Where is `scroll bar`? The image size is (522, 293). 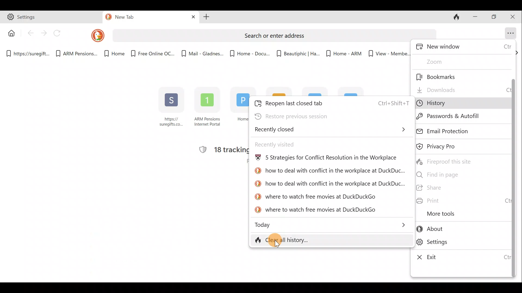
scroll bar is located at coordinates (513, 167).